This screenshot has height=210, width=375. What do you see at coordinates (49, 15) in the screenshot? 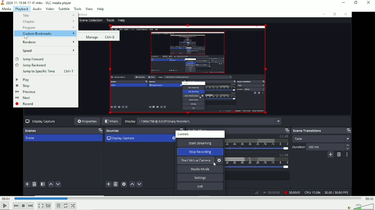
I see `Title` at bounding box center [49, 15].